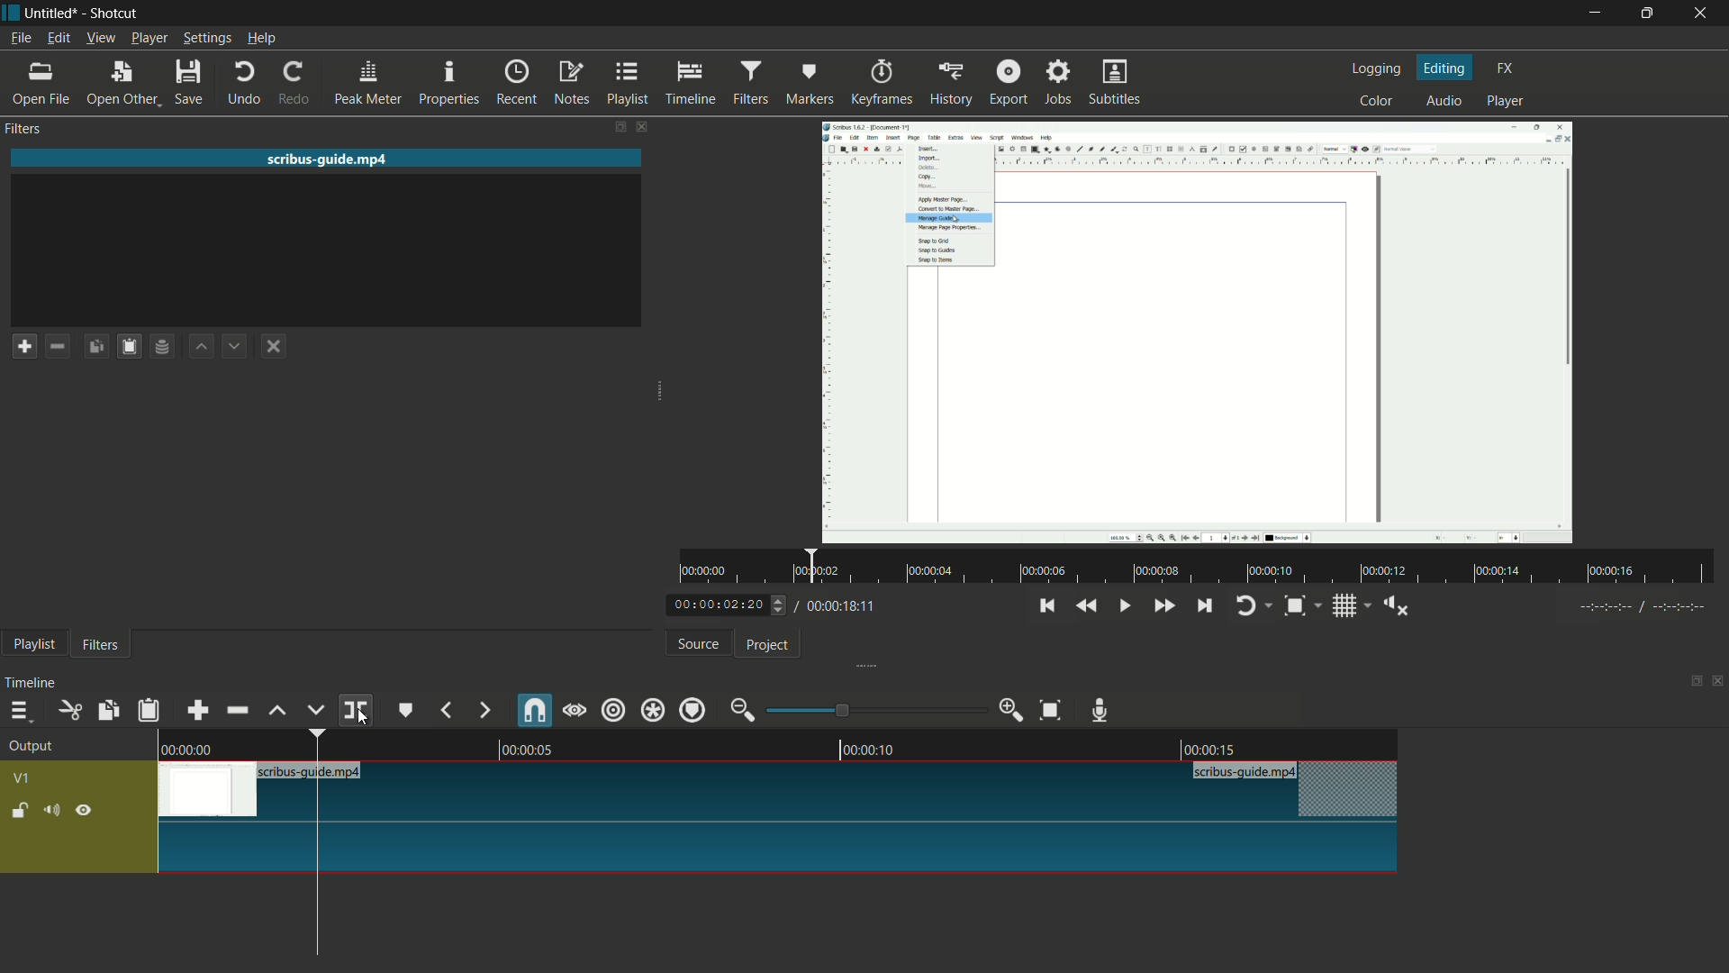  What do you see at coordinates (1247, 606) in the screenshot?
I see `toggle player looping` at bounding box center [1247, 606].